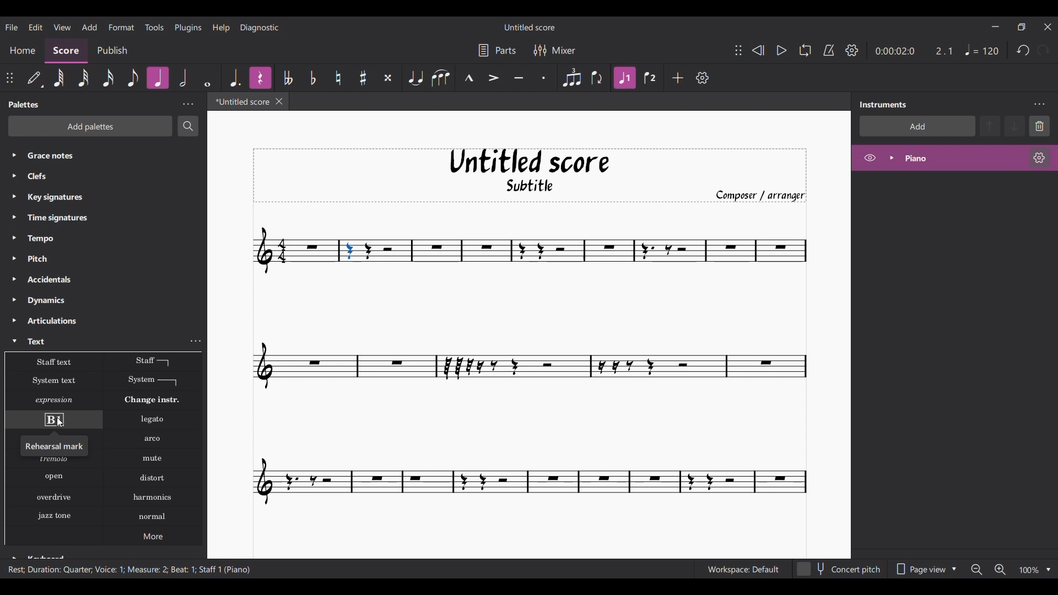 The image size is (1058, 595). What do you see at coordinates (90, 27) in the screenshot?
I see `Add menu` at bounding box center [90, 27].